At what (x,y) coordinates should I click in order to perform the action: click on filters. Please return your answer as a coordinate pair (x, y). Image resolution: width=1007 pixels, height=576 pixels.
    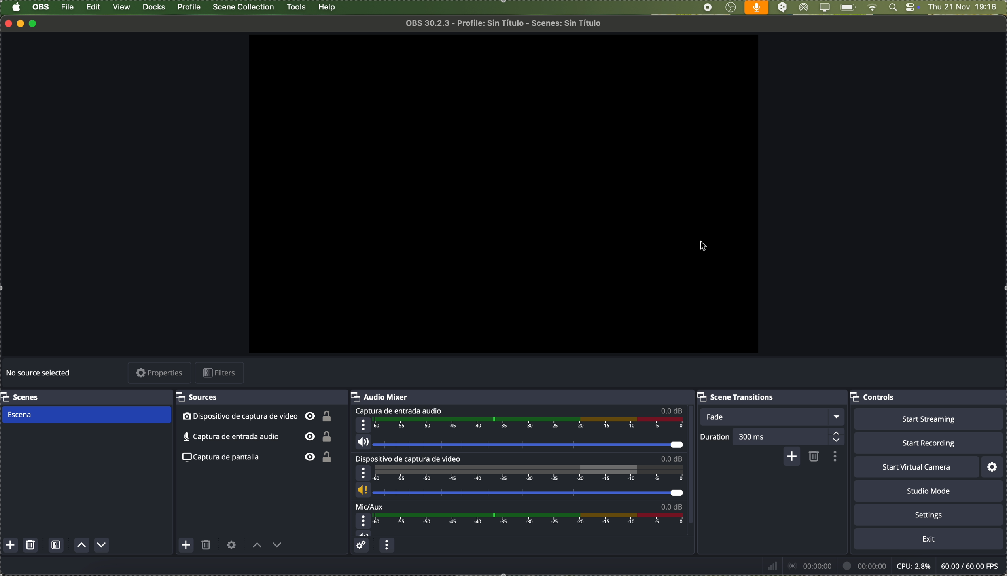
    Looking at the image, I should click on (221, 373).